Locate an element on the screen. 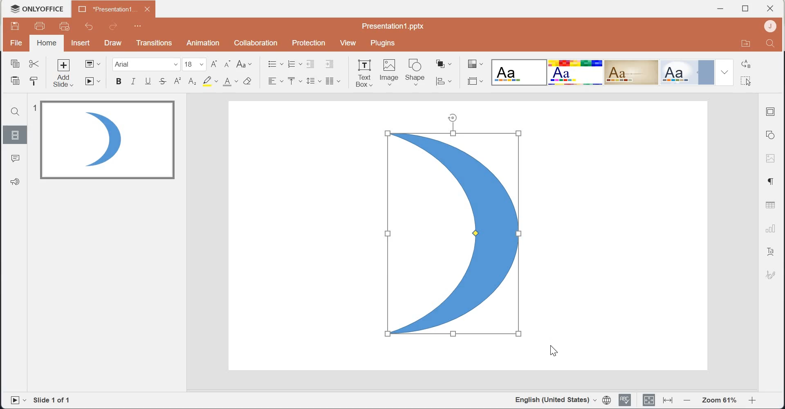 Image resolution: width=785 pixels, height=409 pixels. Slide 1 of 1 is located at coordinates (54, 400).